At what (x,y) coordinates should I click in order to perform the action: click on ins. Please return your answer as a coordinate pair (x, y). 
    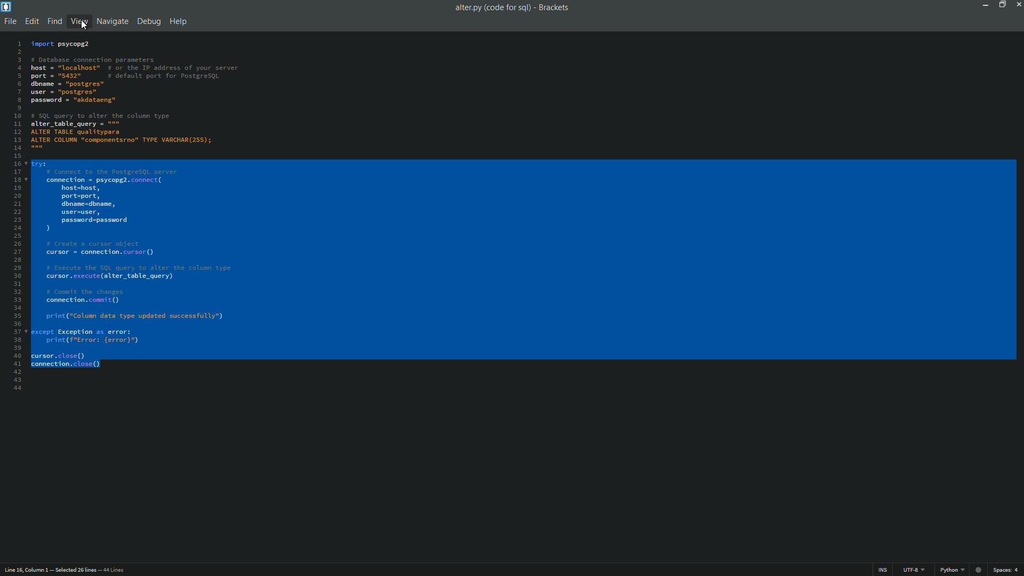
    Looking at the image, I should click on (882, 571).